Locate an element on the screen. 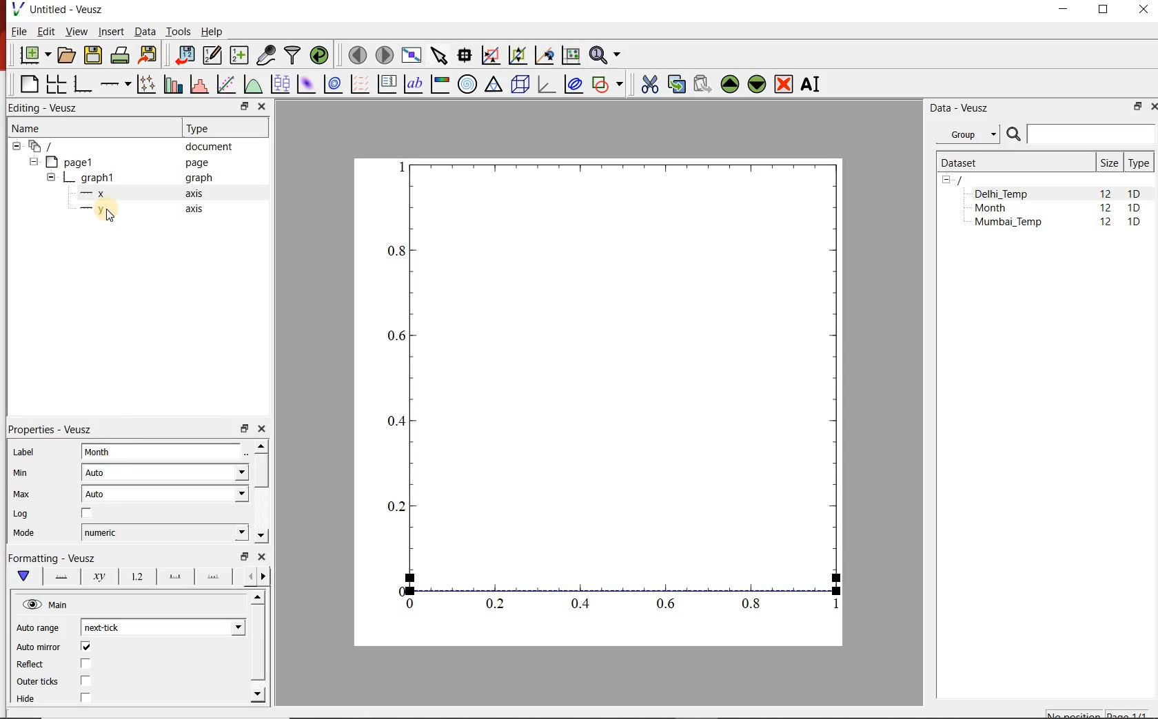 This screenshot has height=719, width=1158. image color bar is located at coordinates (440, 84).